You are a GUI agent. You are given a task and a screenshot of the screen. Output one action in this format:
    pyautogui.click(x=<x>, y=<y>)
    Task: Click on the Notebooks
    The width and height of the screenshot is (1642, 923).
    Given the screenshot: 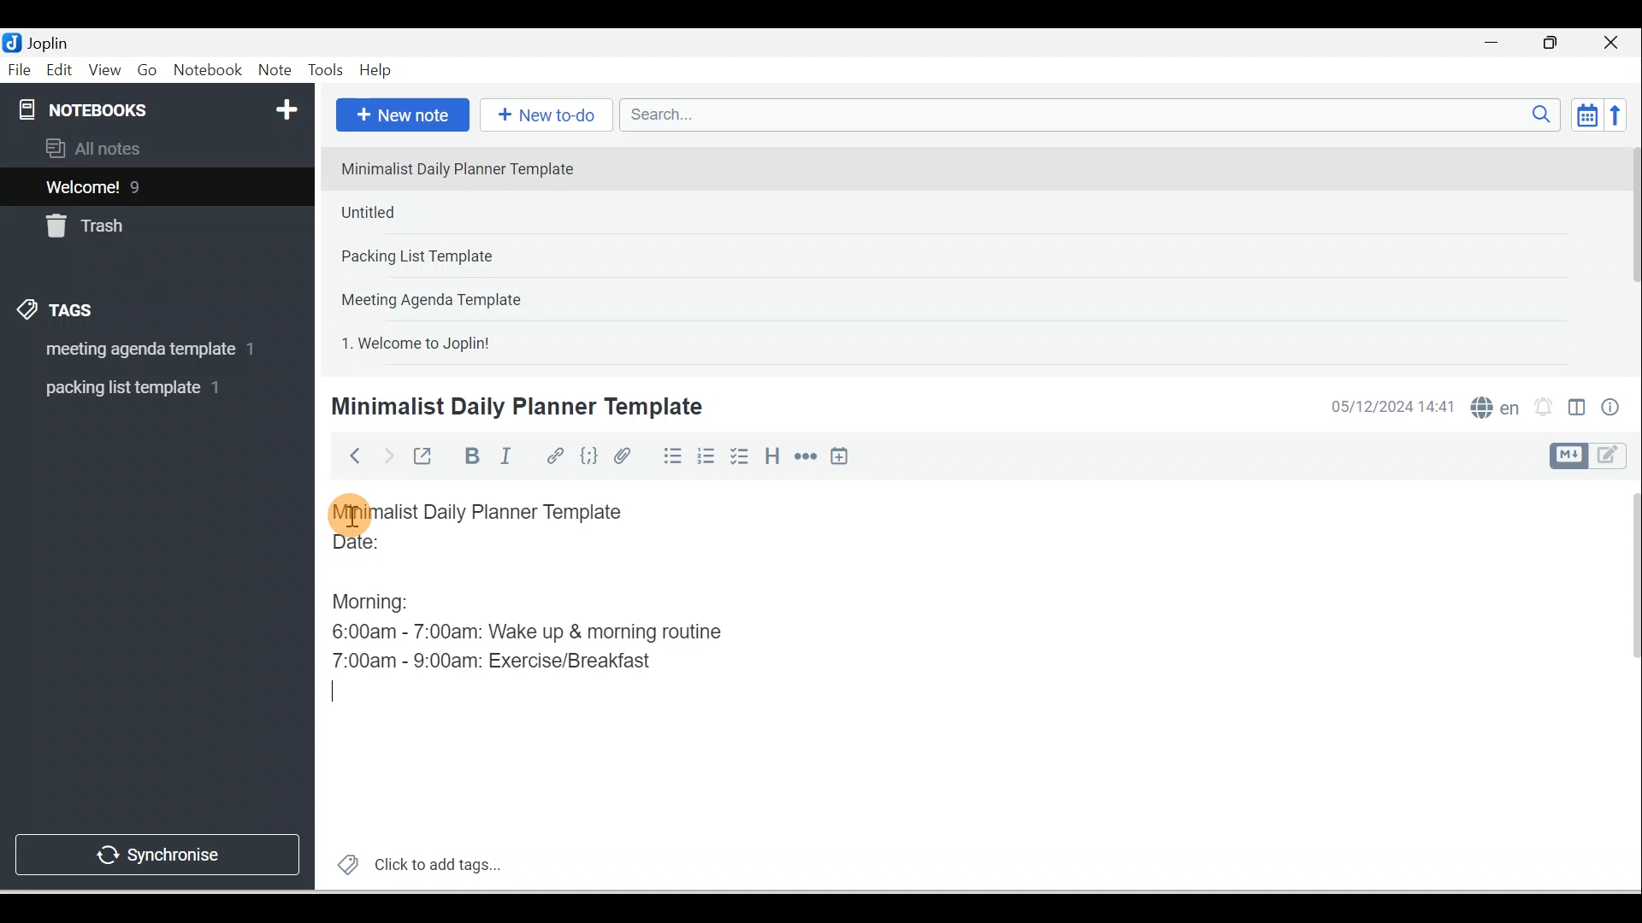 What is the action you would take?
    pyautogui.click(x=161, y=106)
    